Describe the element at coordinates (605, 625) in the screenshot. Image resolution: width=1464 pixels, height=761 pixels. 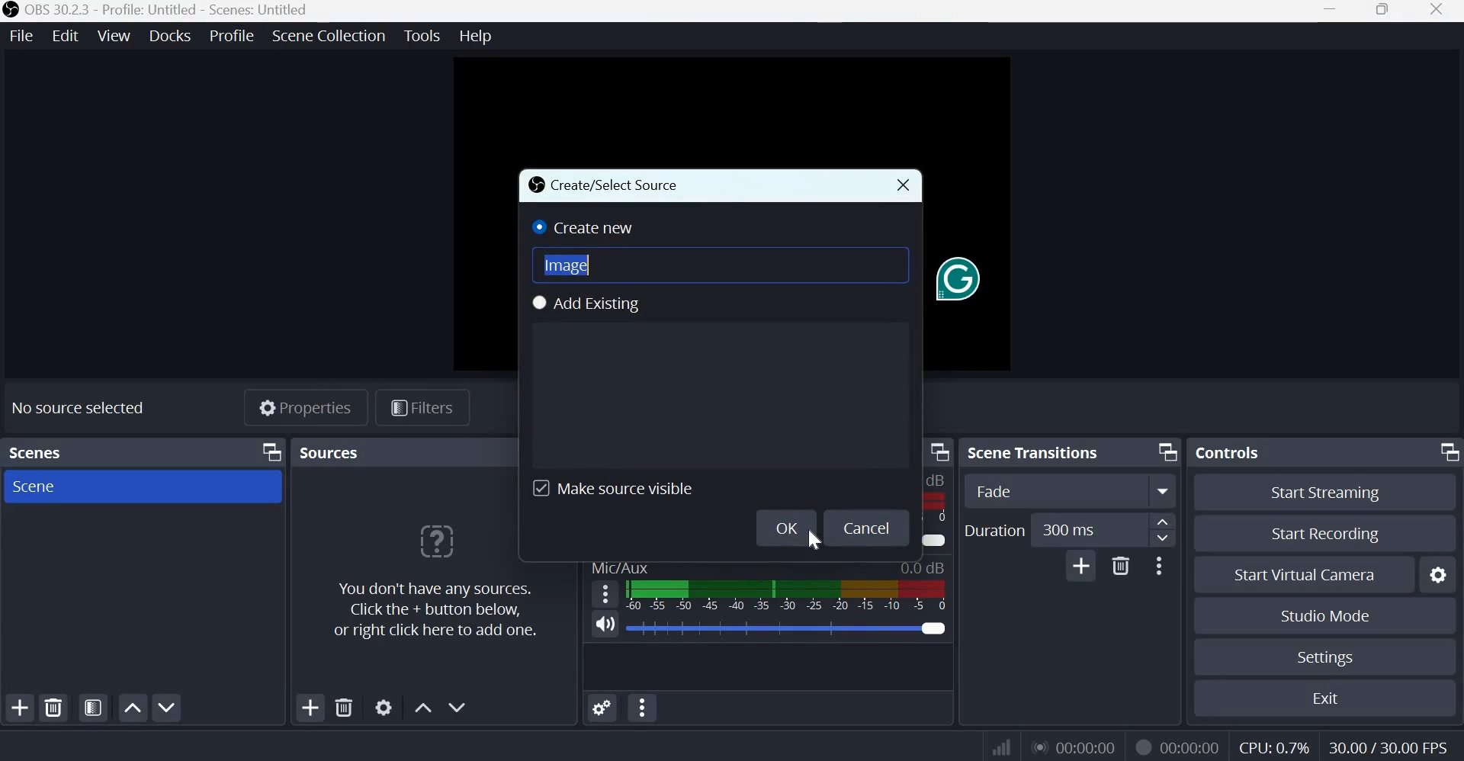
I see `Microphone` at that location.